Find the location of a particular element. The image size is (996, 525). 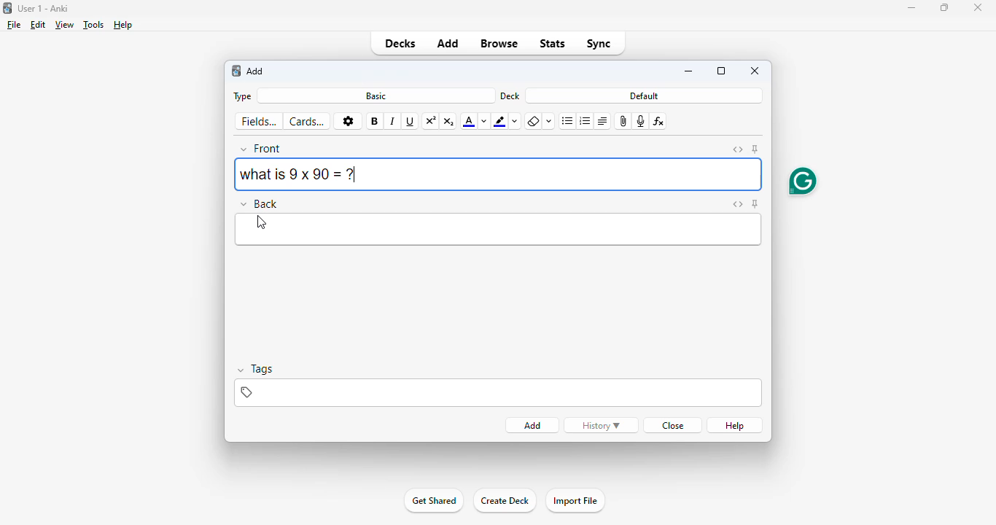

text highlight color is located at coordinates (500, 121).